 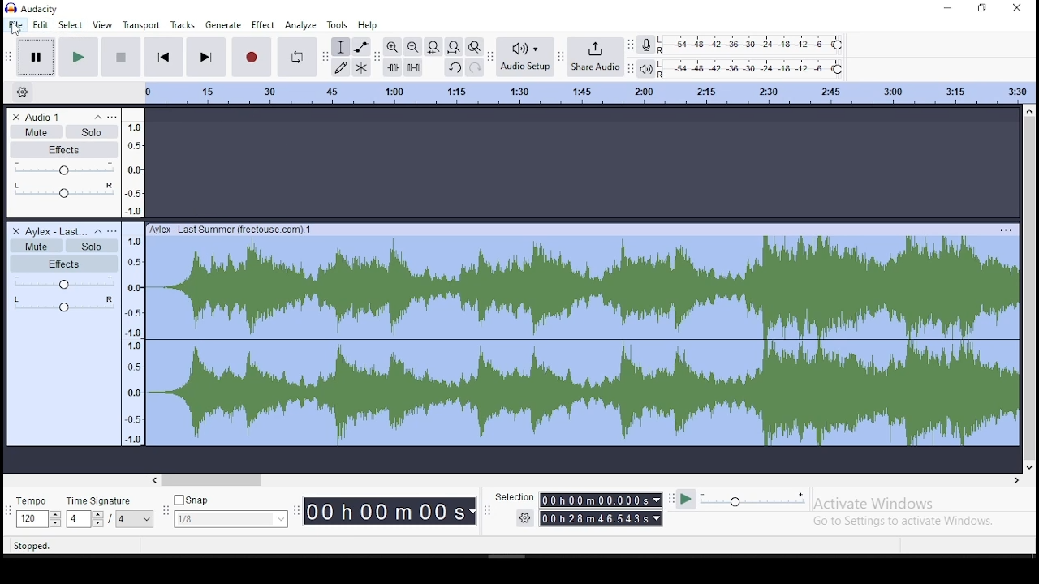 What do you see at coordinates (57, 117) in the screenshot?
I see `audio track name` at bounding box center [57, 117].